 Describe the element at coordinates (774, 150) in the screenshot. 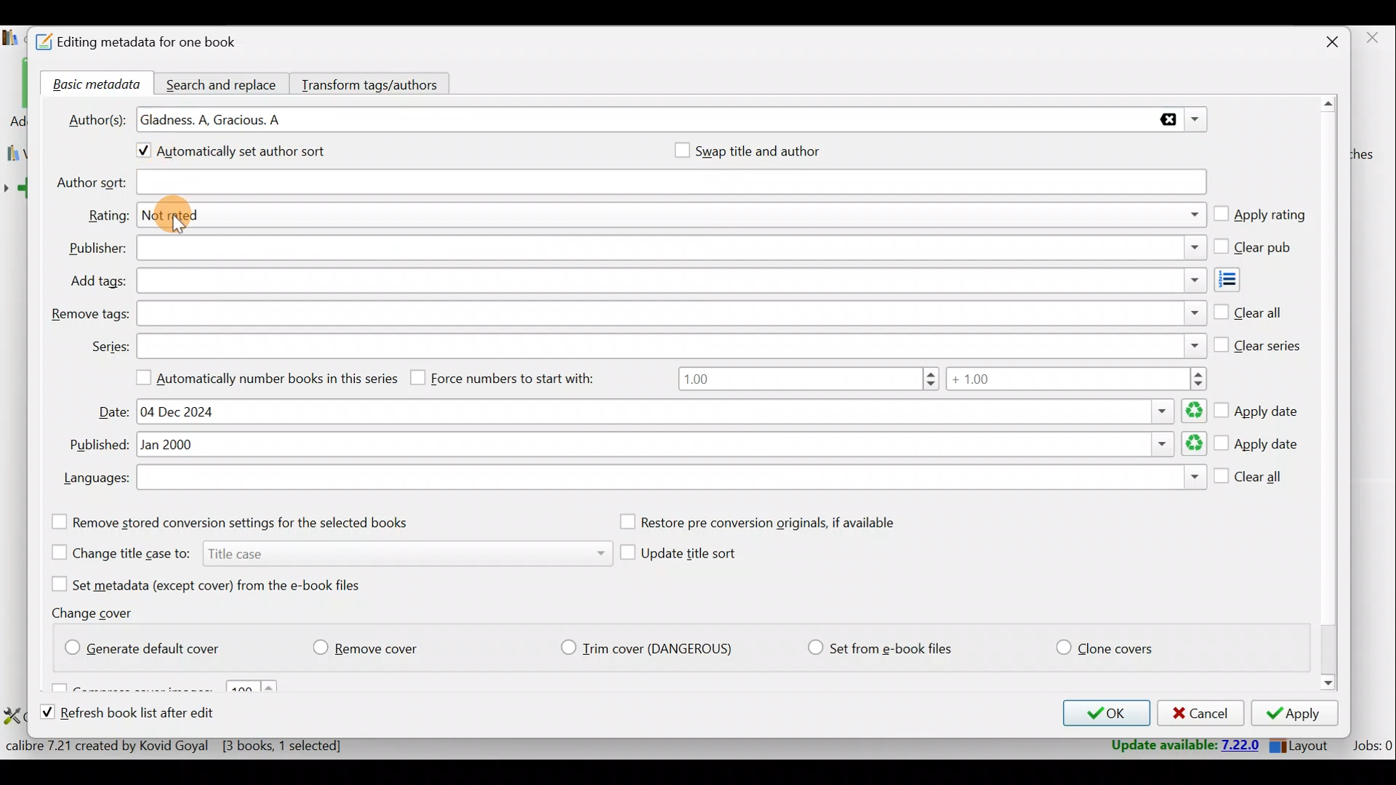

I see `Swap title and author` at that location.